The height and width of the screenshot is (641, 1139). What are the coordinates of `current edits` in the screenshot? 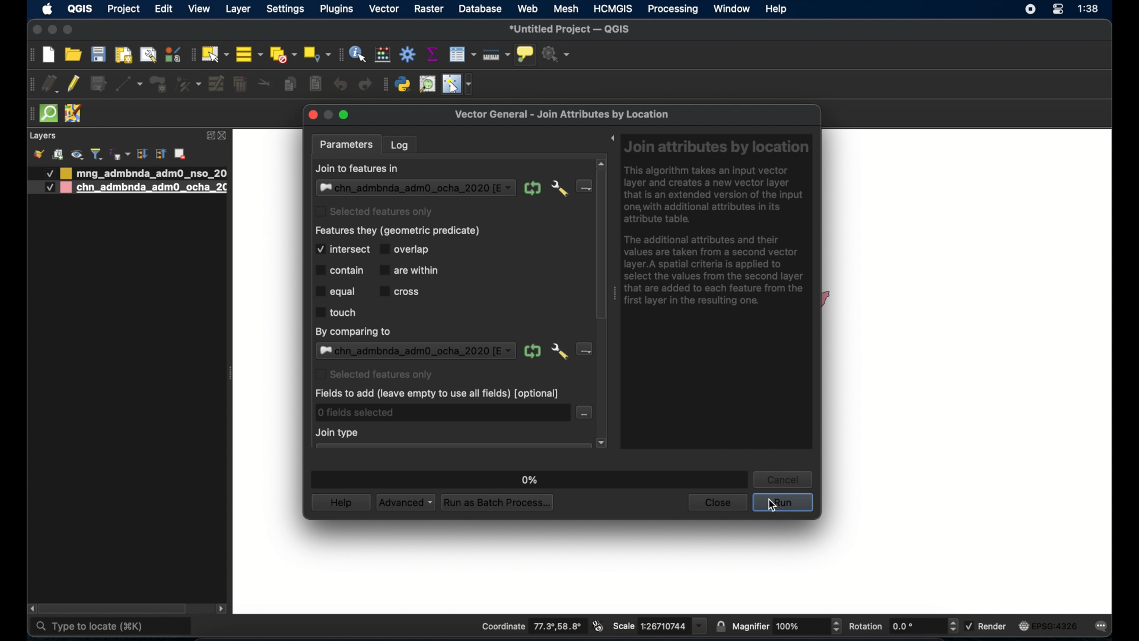 It's located at (51, 84).